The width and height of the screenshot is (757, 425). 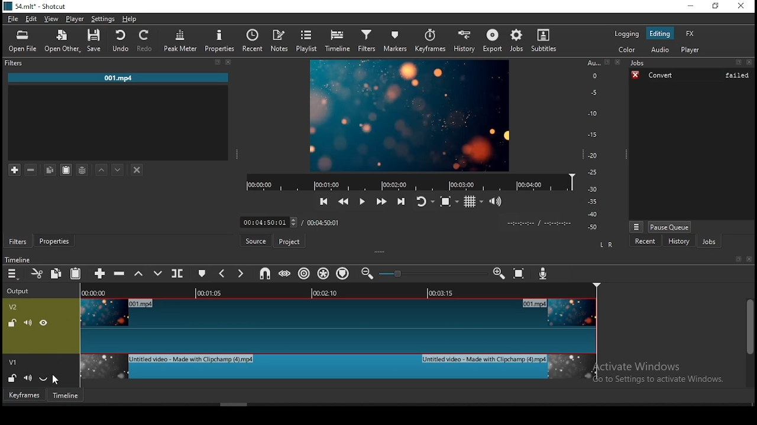 What do you see at coordinates (660, 33) in the screenshot?
I see `editing` at bounding box center [660, 33].